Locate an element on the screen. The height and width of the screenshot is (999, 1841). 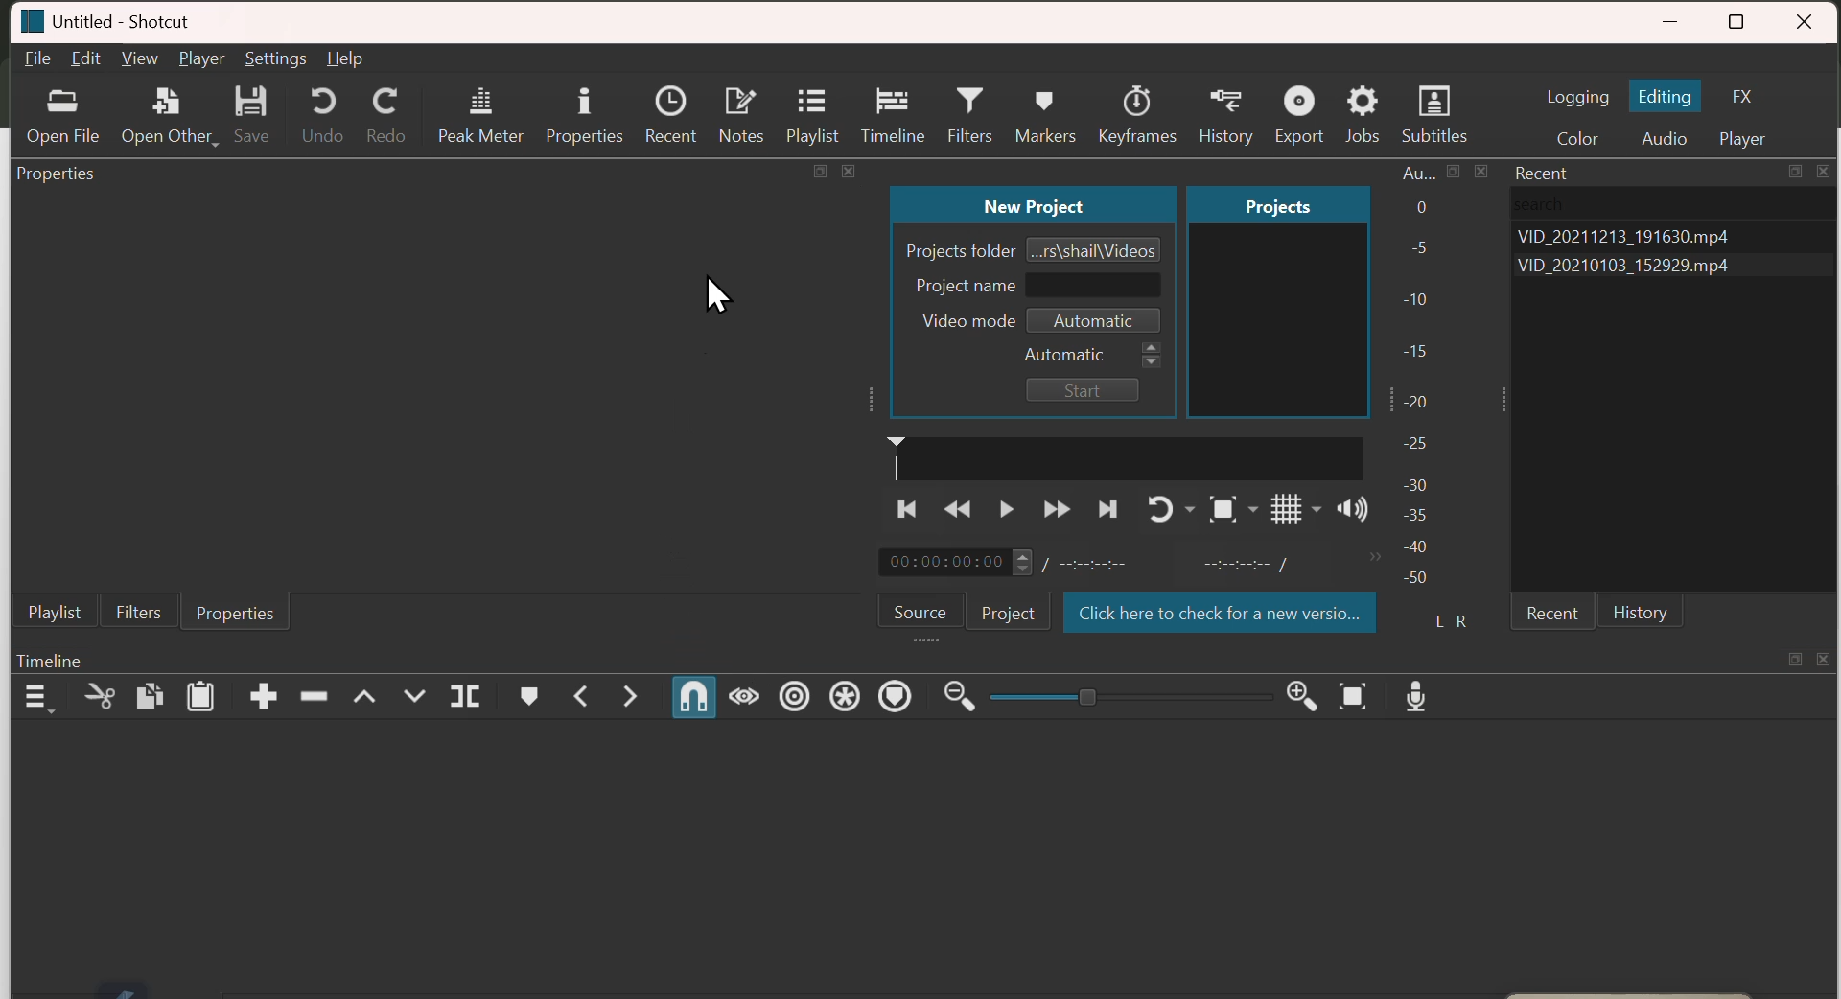
Maximize is located at coordinates (1795, 172).